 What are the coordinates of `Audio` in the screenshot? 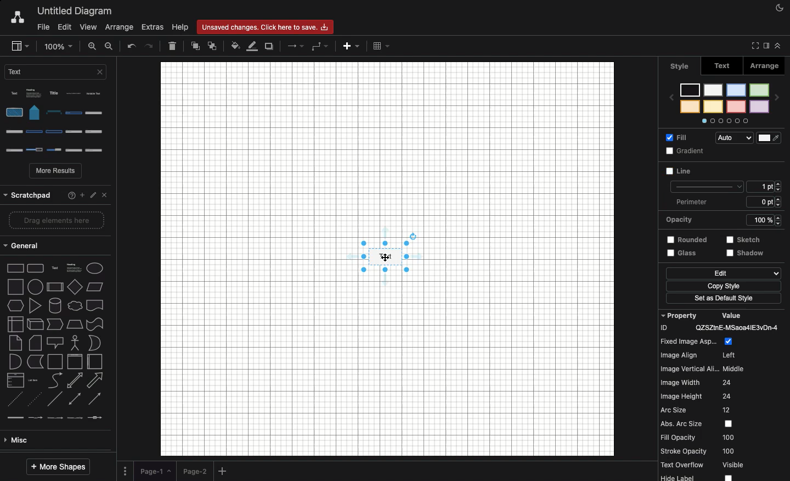 It's located at (749, 136).